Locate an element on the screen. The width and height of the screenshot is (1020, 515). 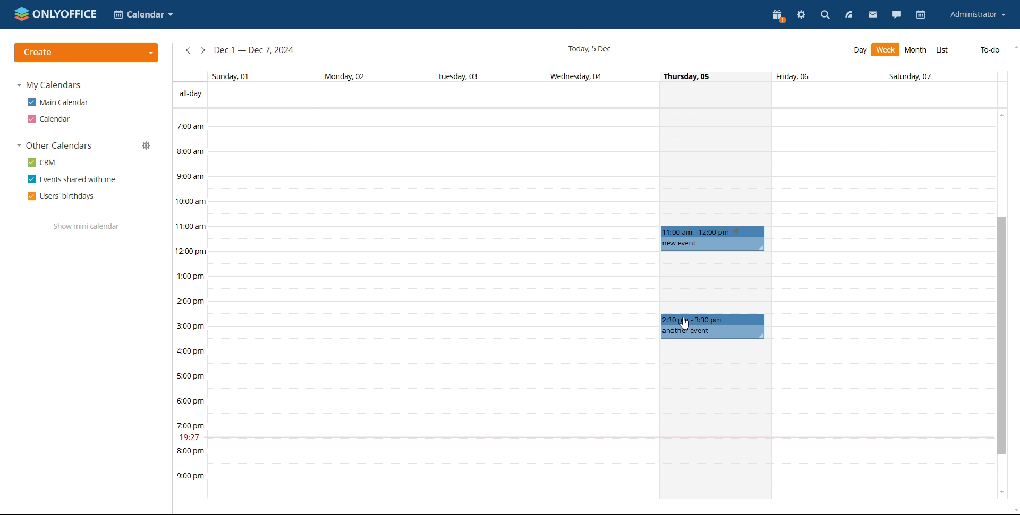
day view is located at coordinates (886, 49).